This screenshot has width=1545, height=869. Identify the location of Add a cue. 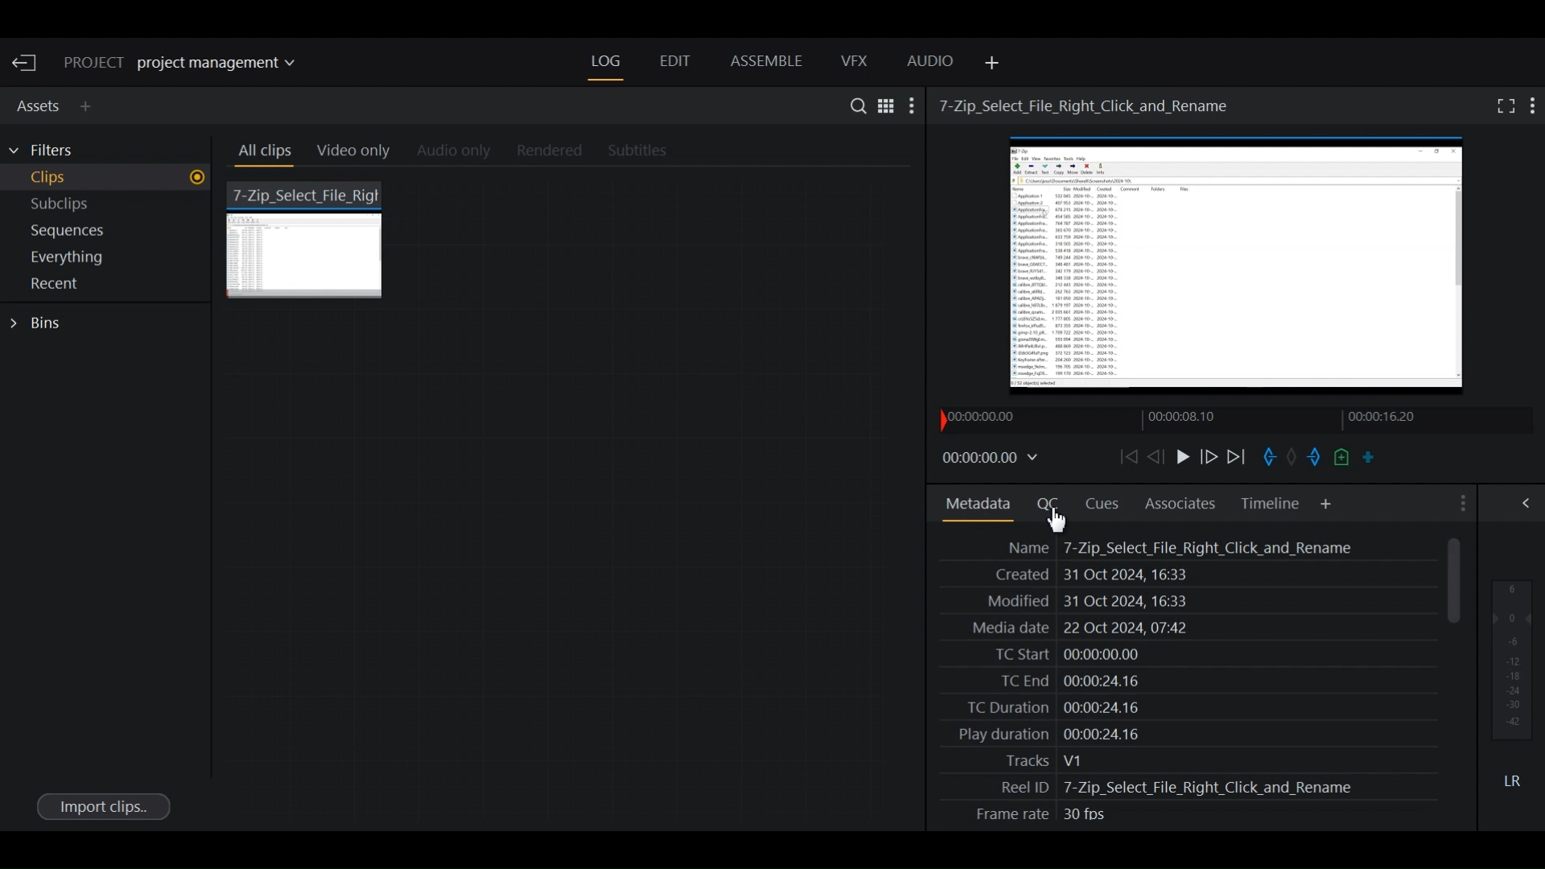
(1341, 458).